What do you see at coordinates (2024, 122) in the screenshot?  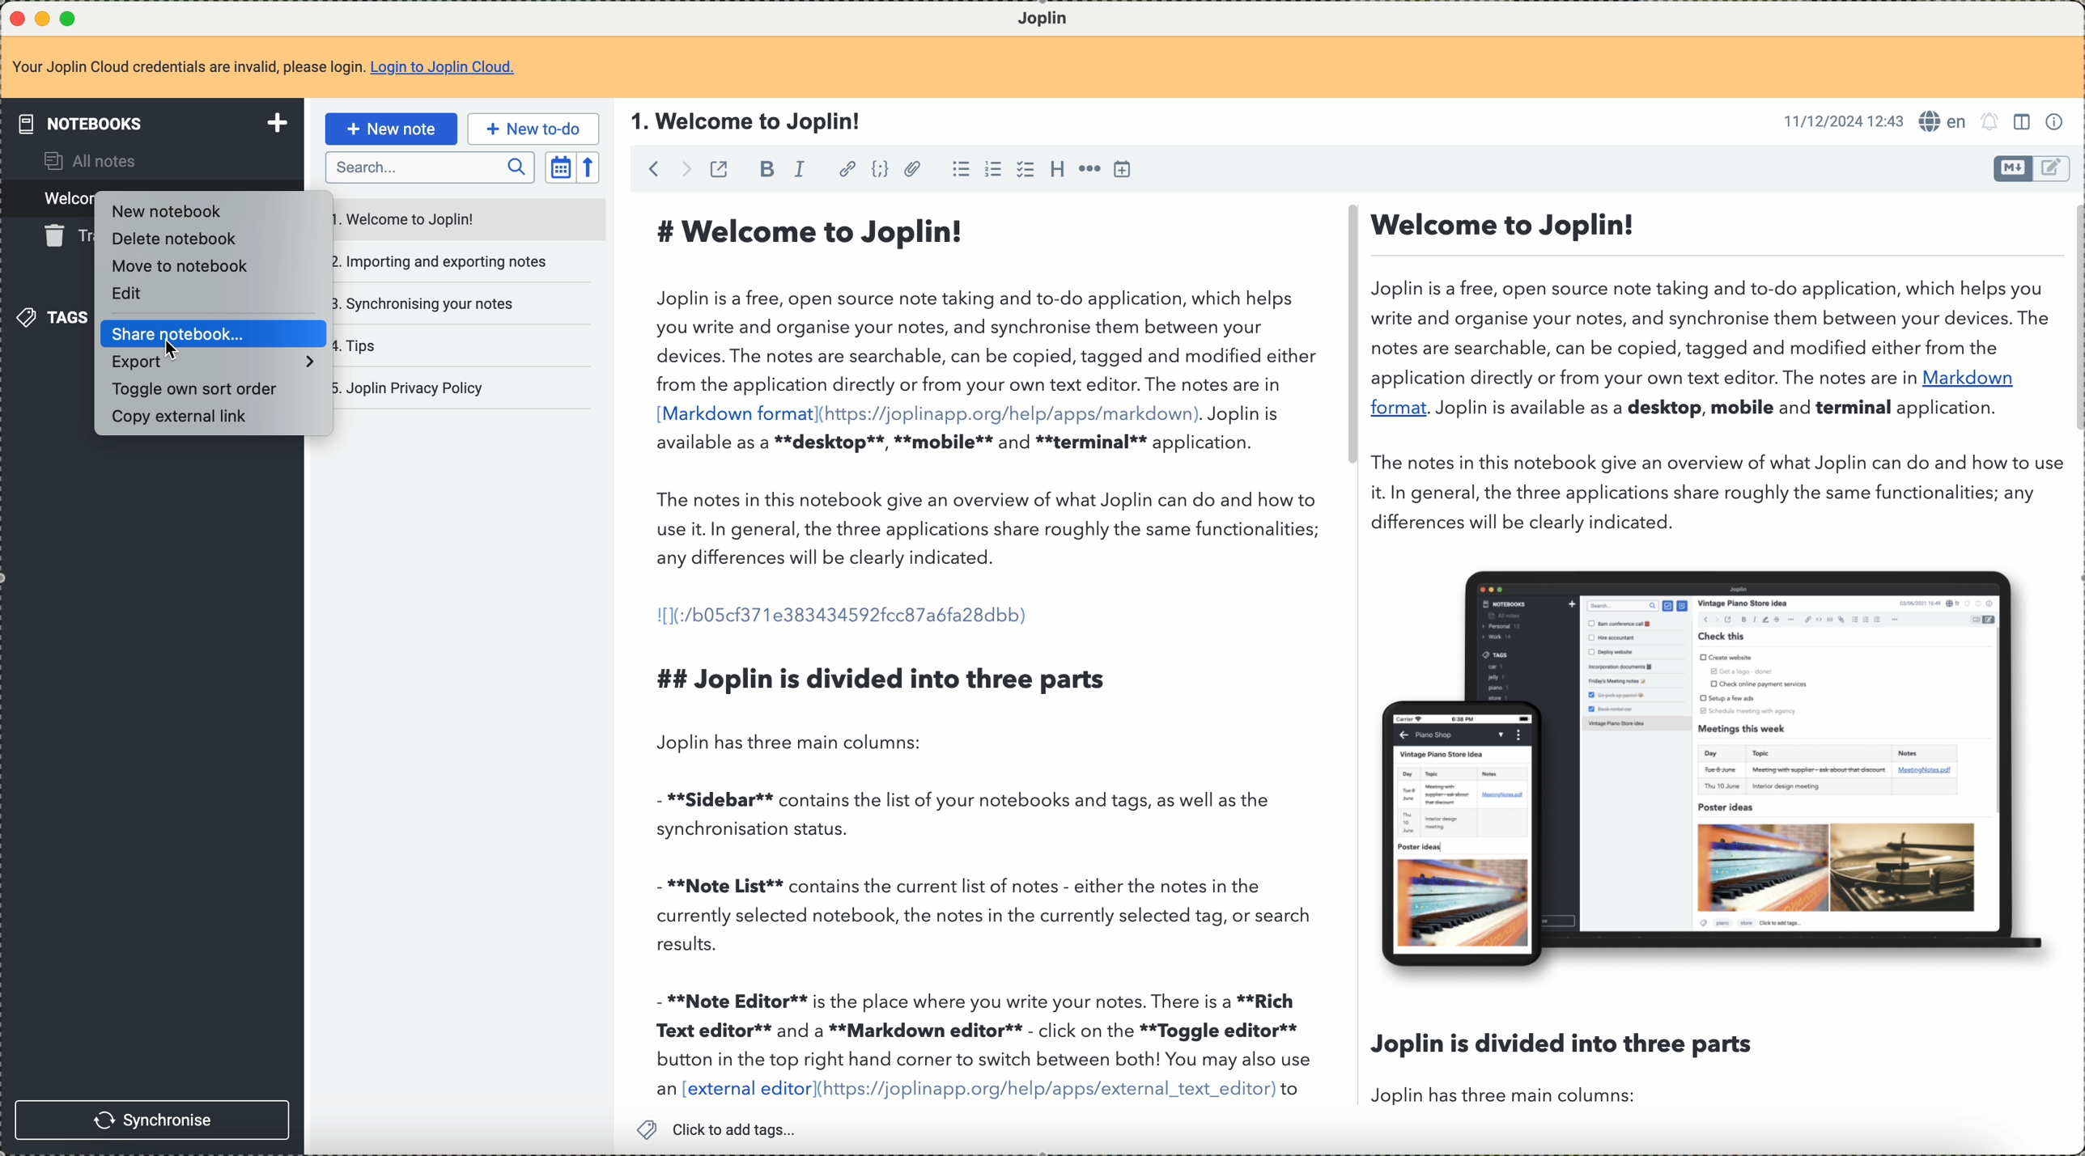 I see `toggle editor layouts` at bounding box center [2024, 122].